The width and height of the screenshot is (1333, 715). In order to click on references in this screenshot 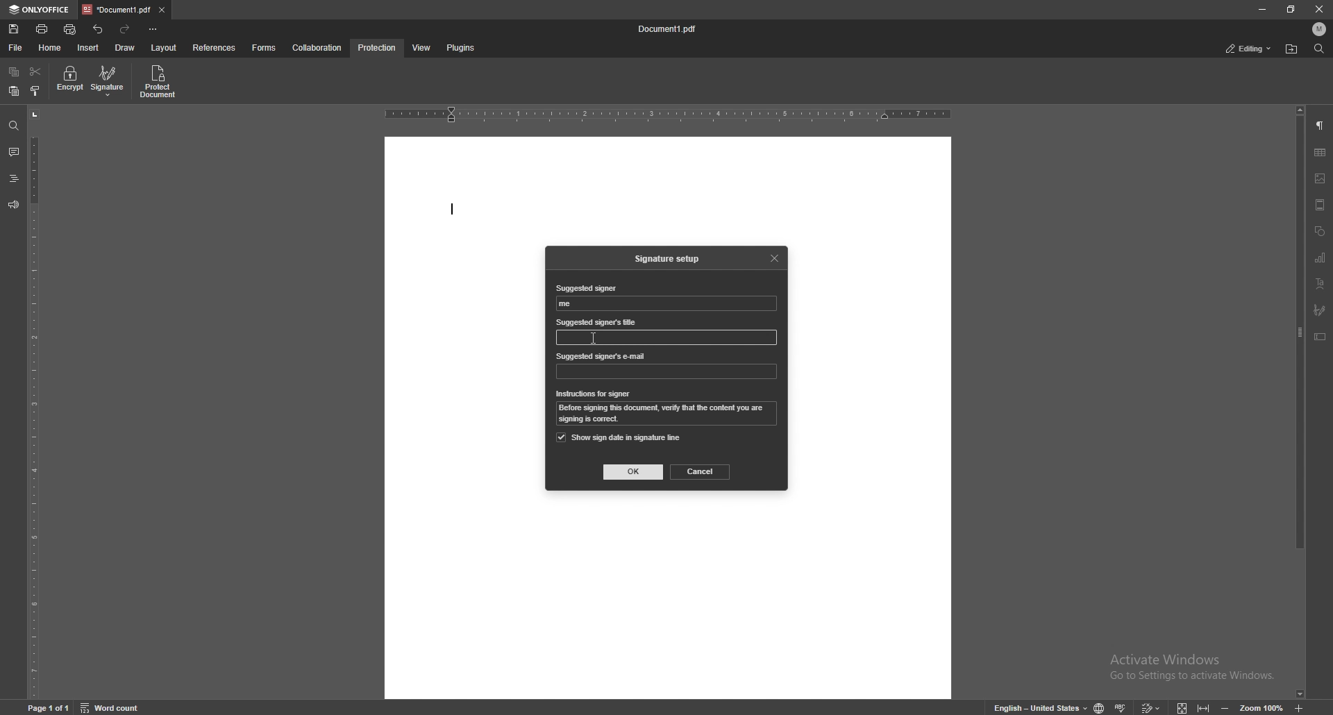, I will do `click(216, 47)`.